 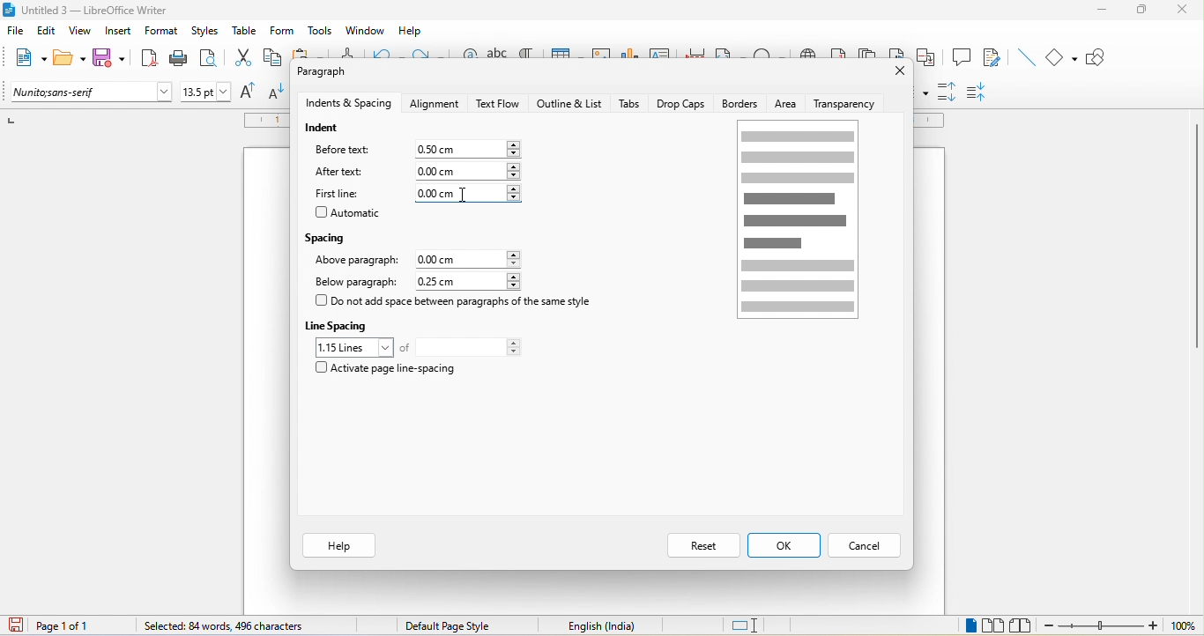 What do you see at coordinates (356, 262) in the screenshot?
I see `above paragraph` at bounding box center [356, 262].